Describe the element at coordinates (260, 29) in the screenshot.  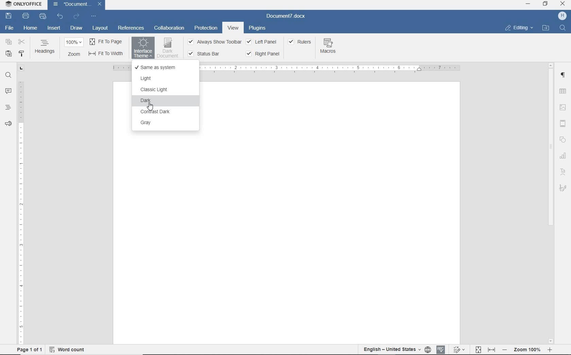
I see `PLUGINS` at that location.